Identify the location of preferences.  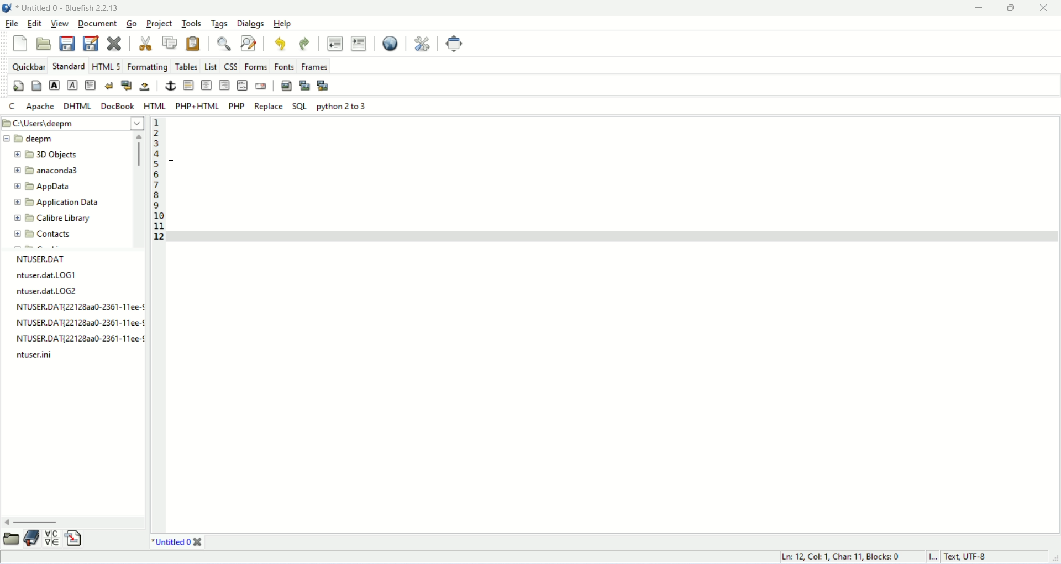
(423, 44).